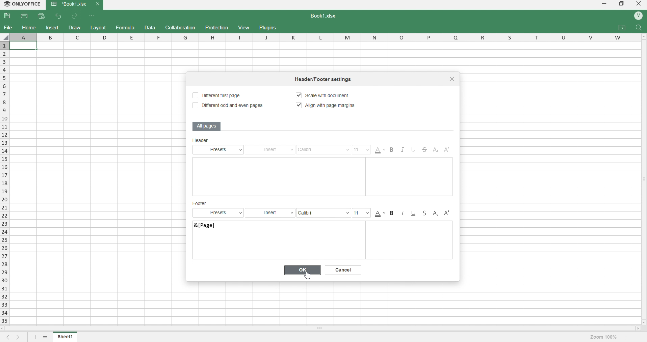 The height and width of the screenshot is (342, 647). I want to click on tittle, so click(332, 80).